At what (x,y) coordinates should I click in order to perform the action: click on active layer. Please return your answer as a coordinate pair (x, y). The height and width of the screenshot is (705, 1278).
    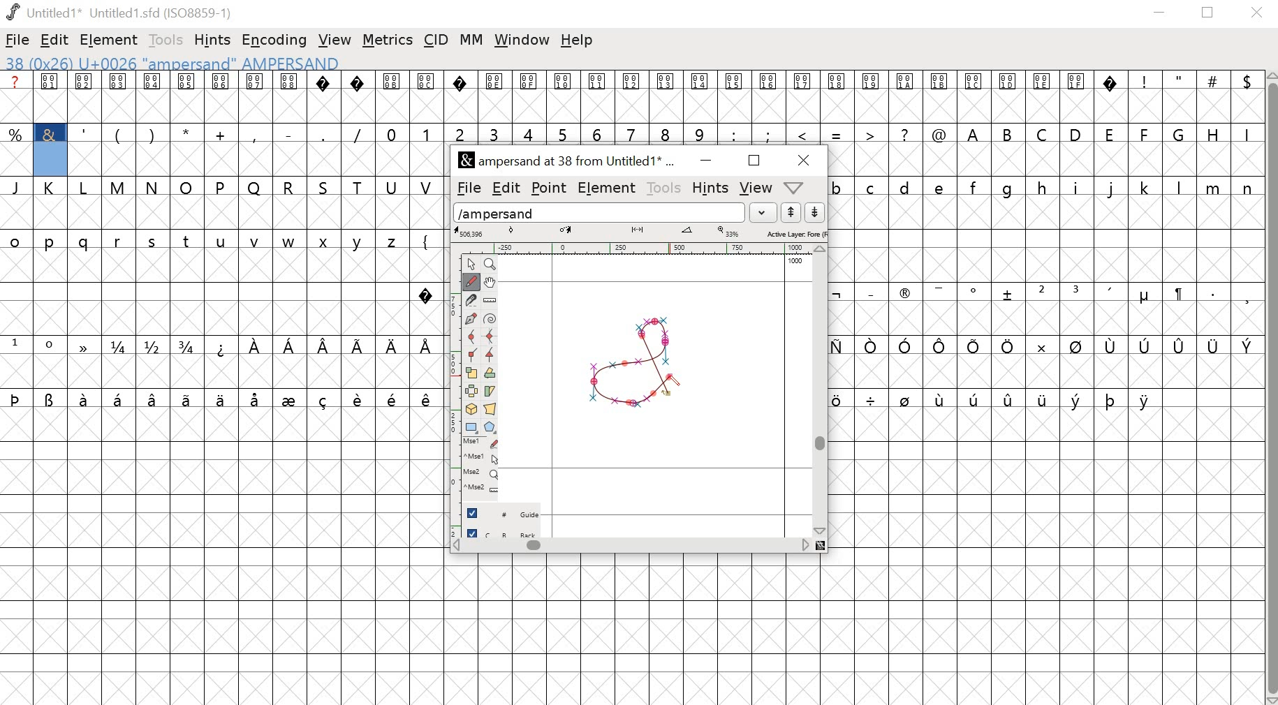
    Looking at the image, I should click on (795, 233).